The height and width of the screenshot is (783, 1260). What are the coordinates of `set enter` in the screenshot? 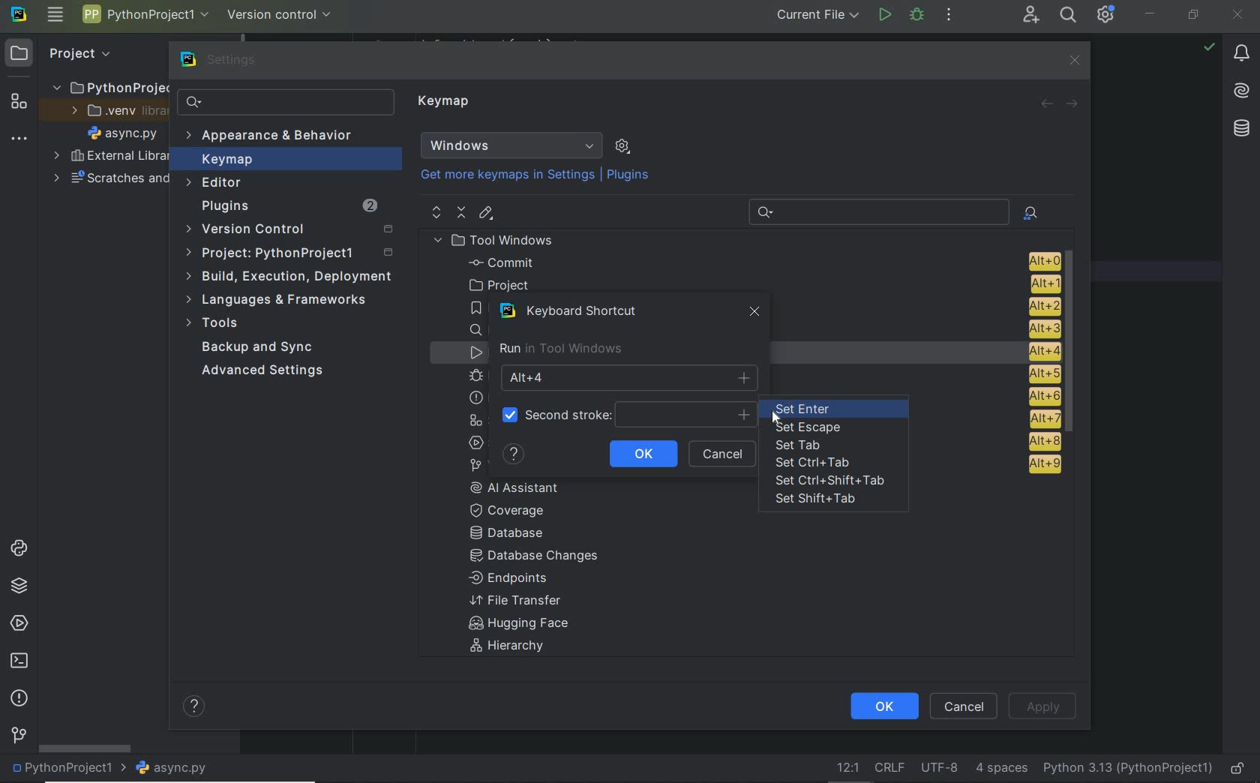 It's located at (823, 409).